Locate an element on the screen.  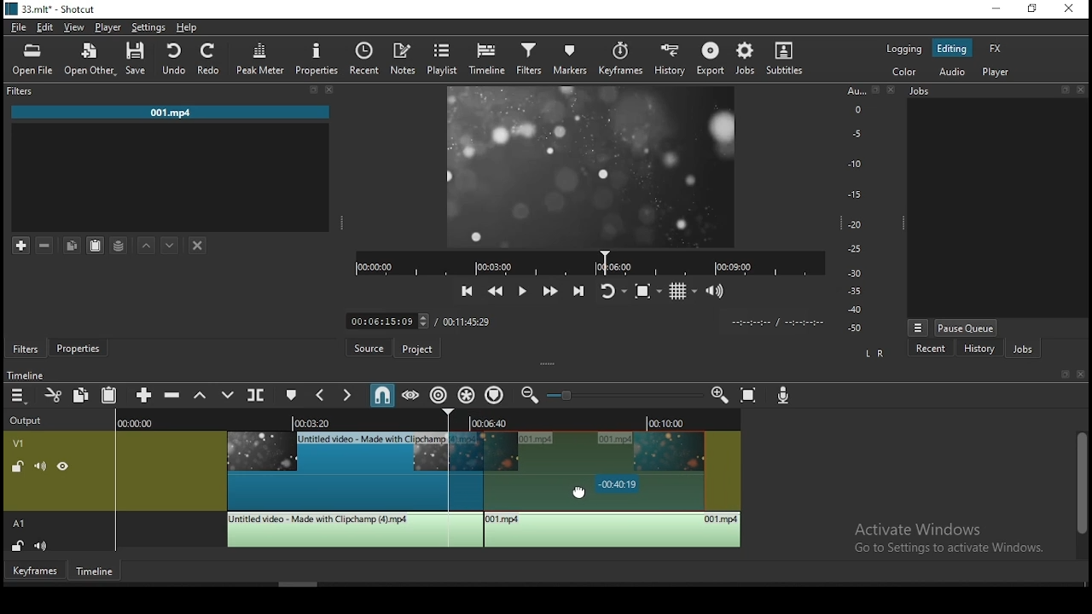
source is located at coordinates (361, 349).